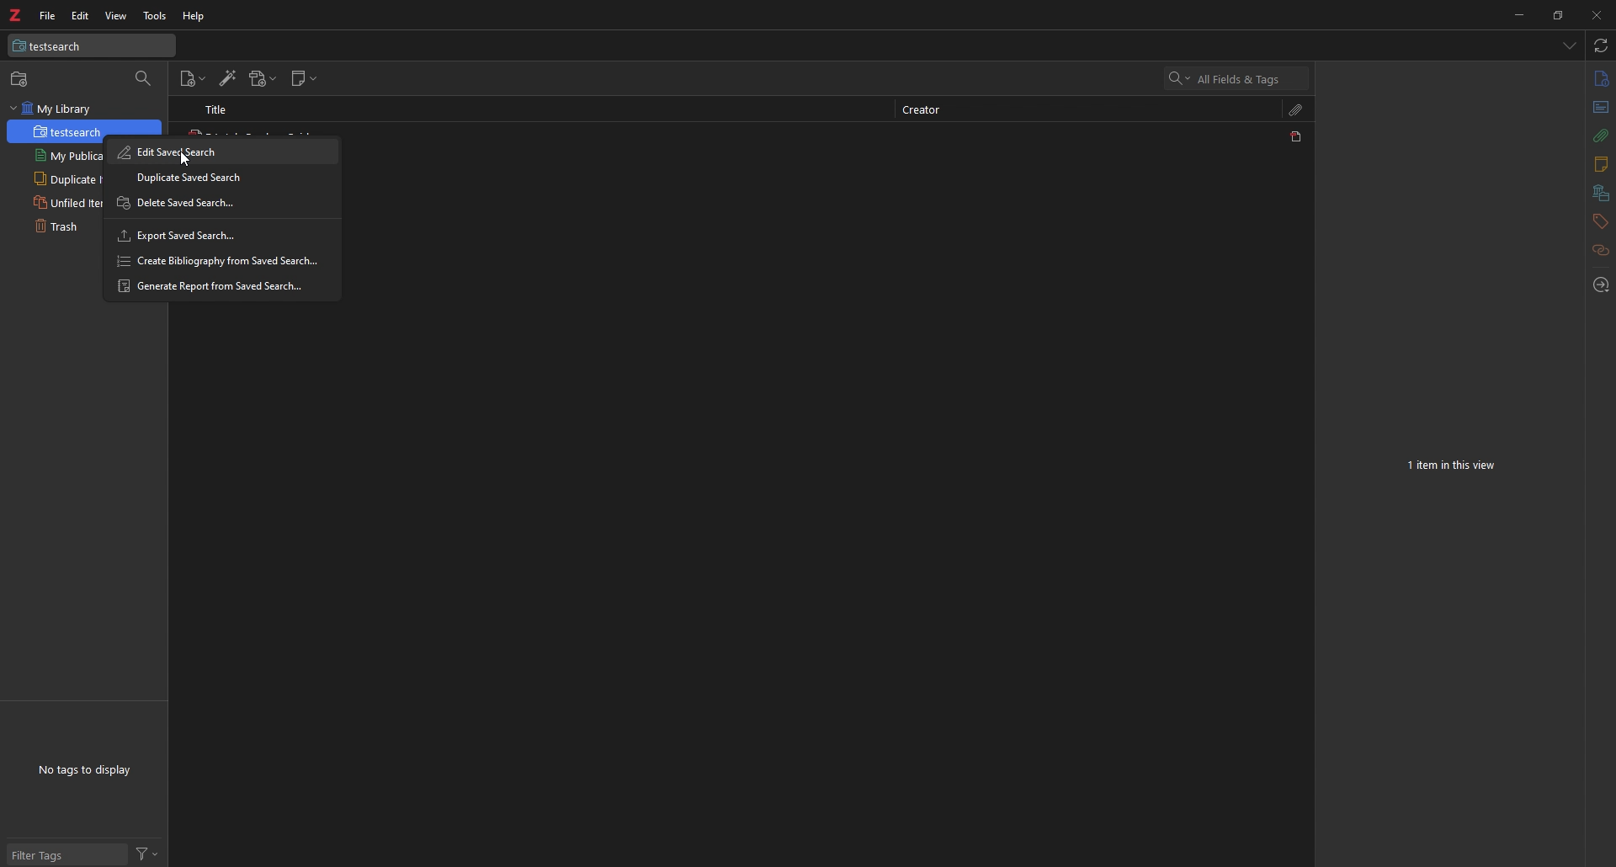 This screenshot has width=1616, height=867. I want to click on delete saved search, so click(219, 205).